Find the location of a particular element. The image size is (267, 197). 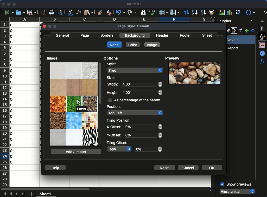

add style is located at coordinates (247, 31).